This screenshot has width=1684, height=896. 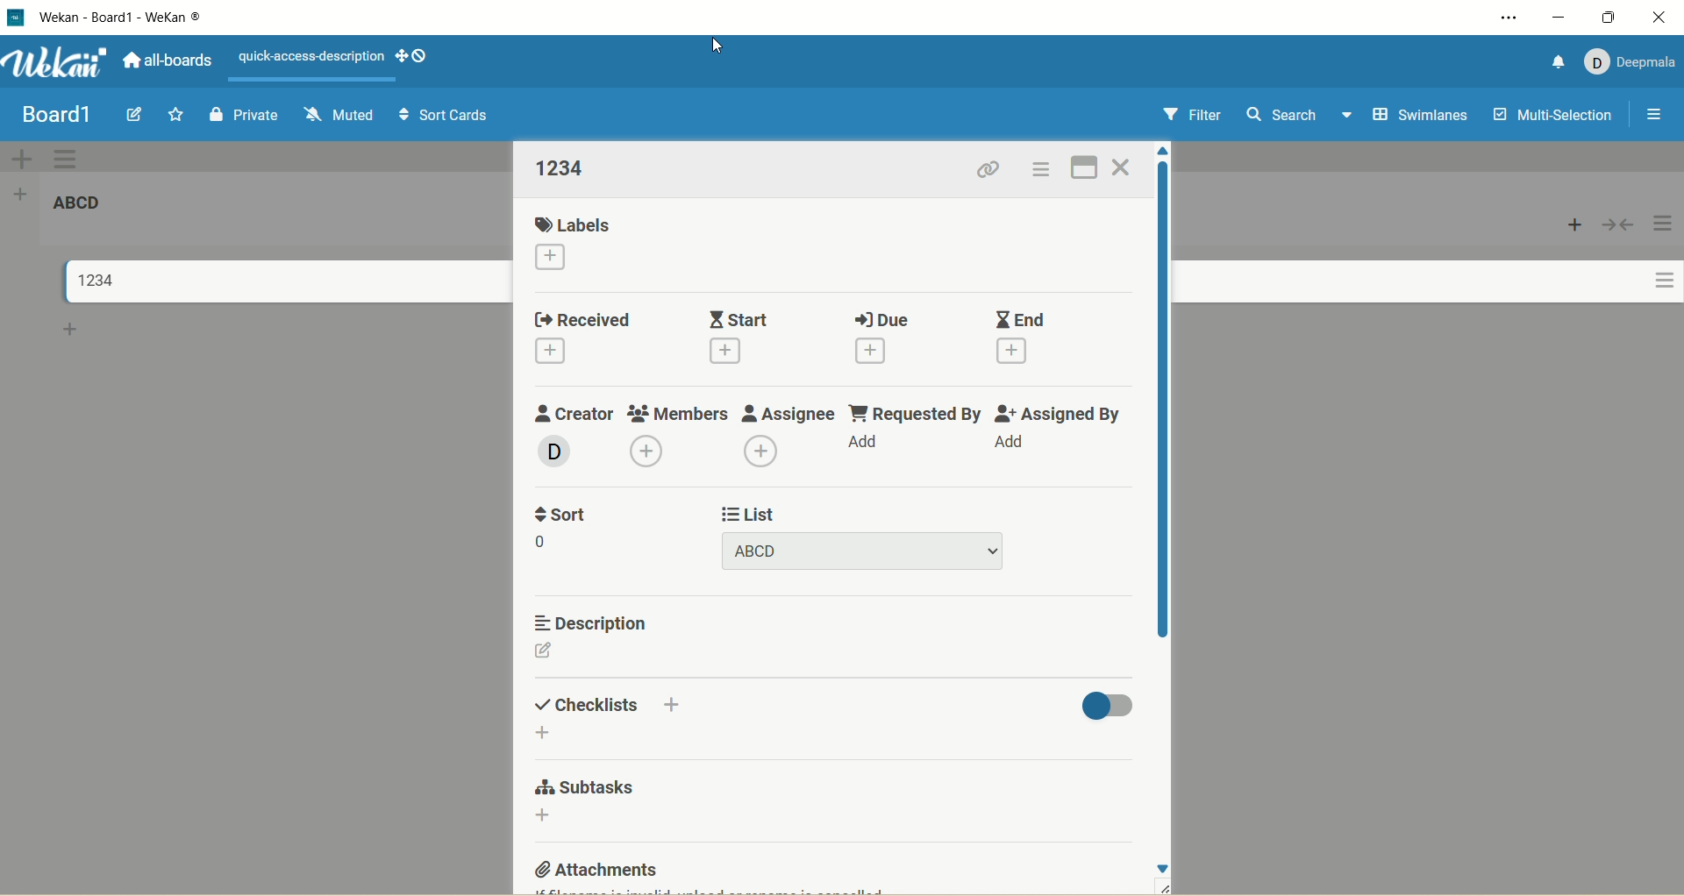 What do you see at coordinates (1552, 62) in the screenshot?
I see `notification` at bounding box center [1552, 62].